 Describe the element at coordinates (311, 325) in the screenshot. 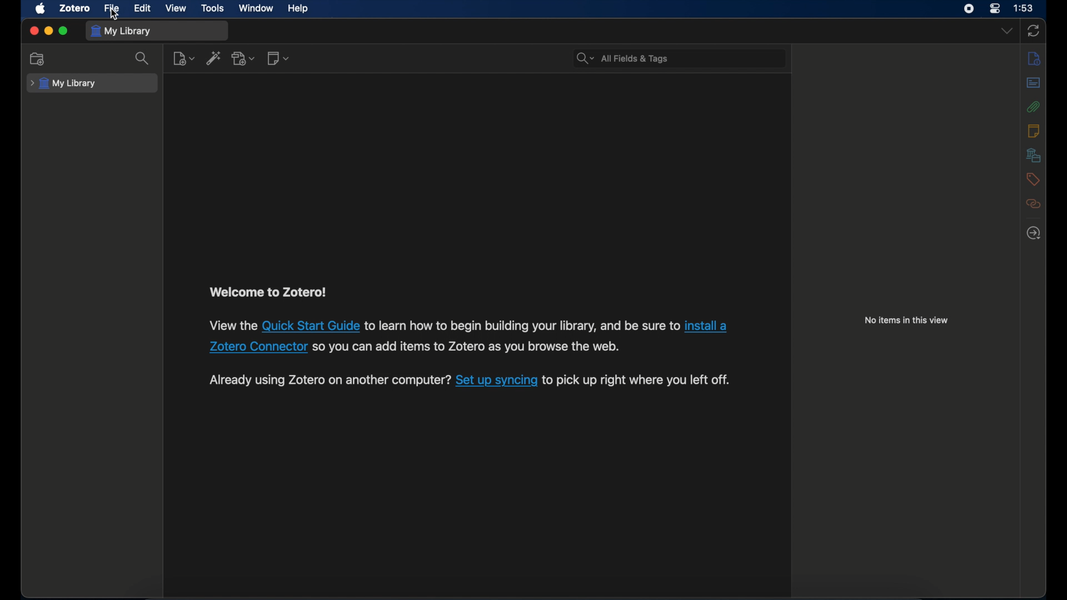

I see `Quick Start Guide` at that location.